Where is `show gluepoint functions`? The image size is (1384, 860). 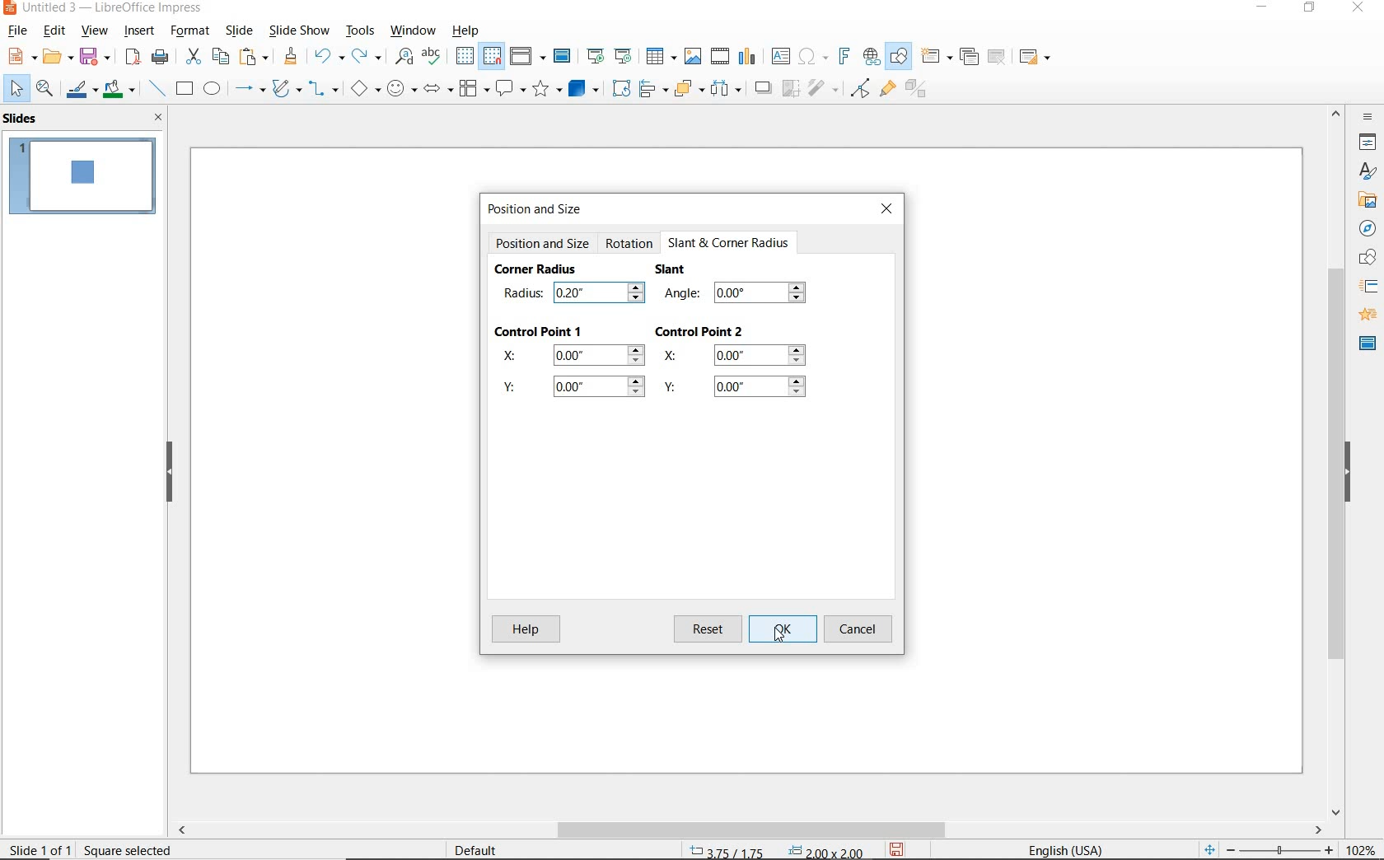 show gluepoint functions is located at coordinates (886, 90).